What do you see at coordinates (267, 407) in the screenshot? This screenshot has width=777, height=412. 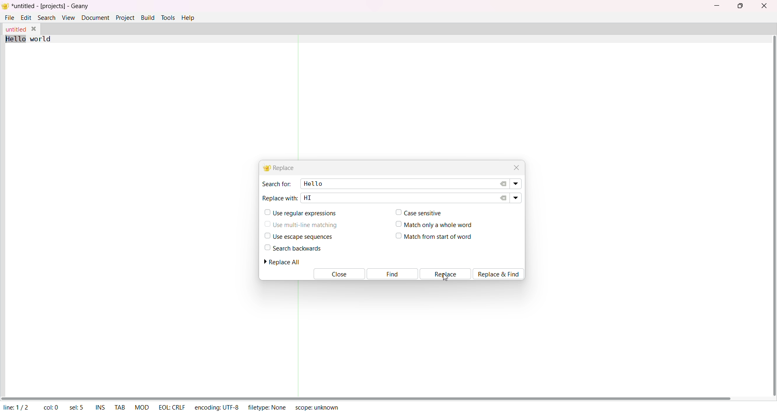 I see `filetype: NONE` at bounding box center [267, 407].